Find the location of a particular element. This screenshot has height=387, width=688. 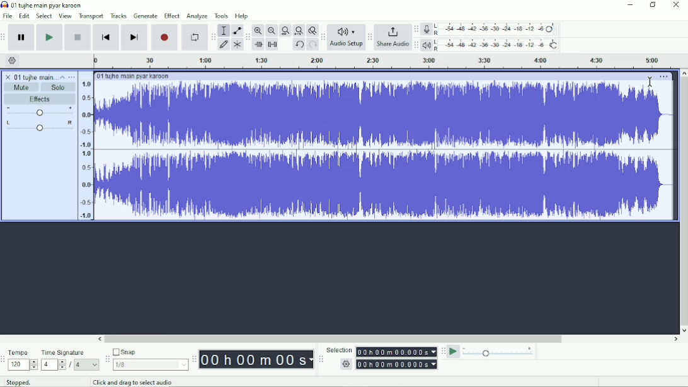

Transport is located at coordinates (91, 17).